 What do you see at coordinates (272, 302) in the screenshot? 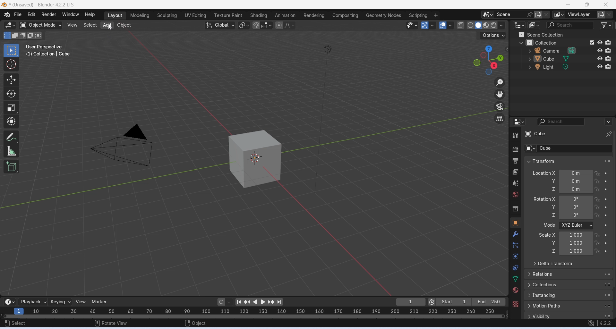
I see `jump to keyframe` at bounding box center [272, 302].